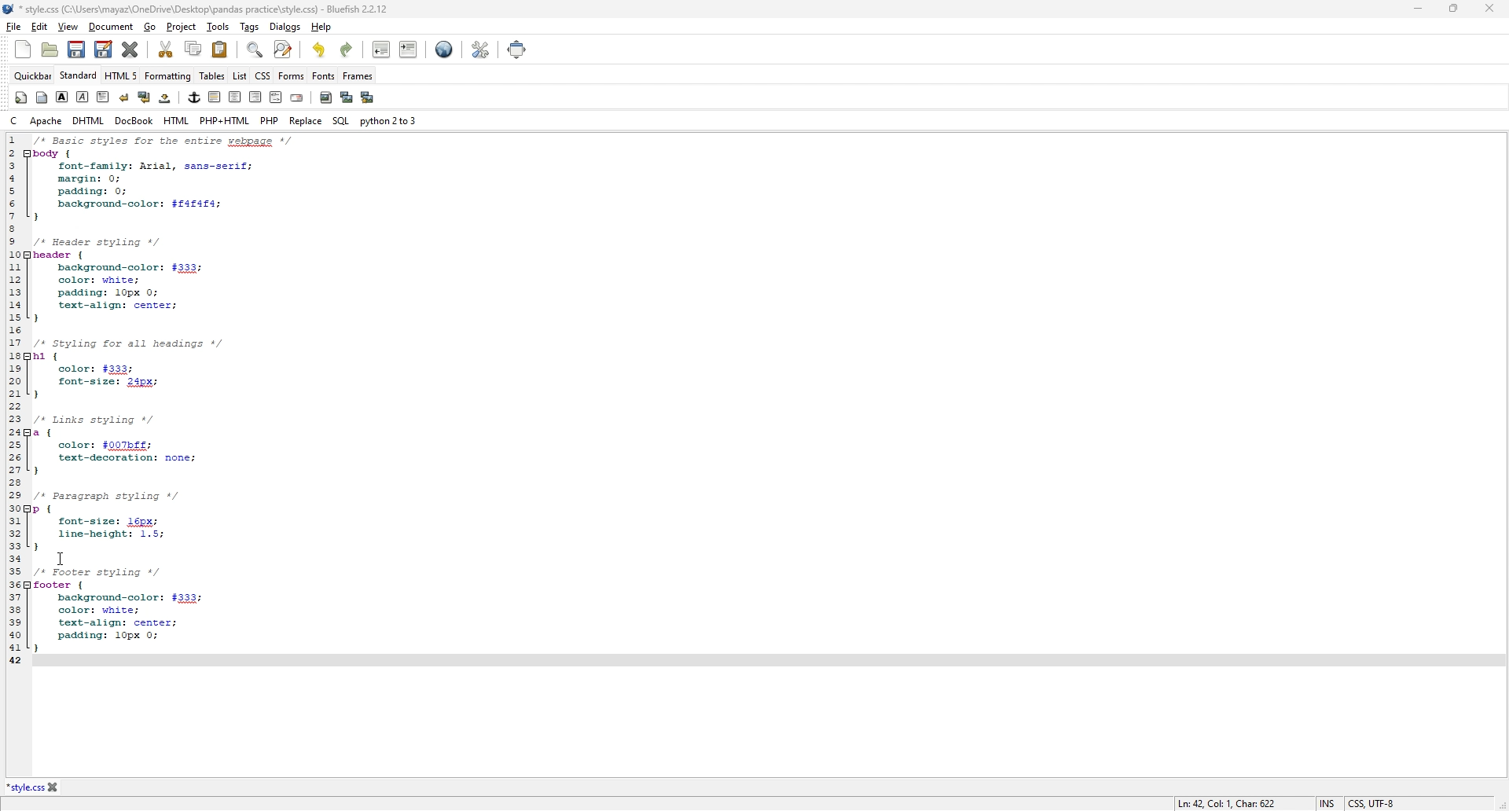 The width and height of the screenshot is (1509, 811). What do you see at coordinates (322, 27) in the screenshot?
I see `help` at bounding box center [322, 27].